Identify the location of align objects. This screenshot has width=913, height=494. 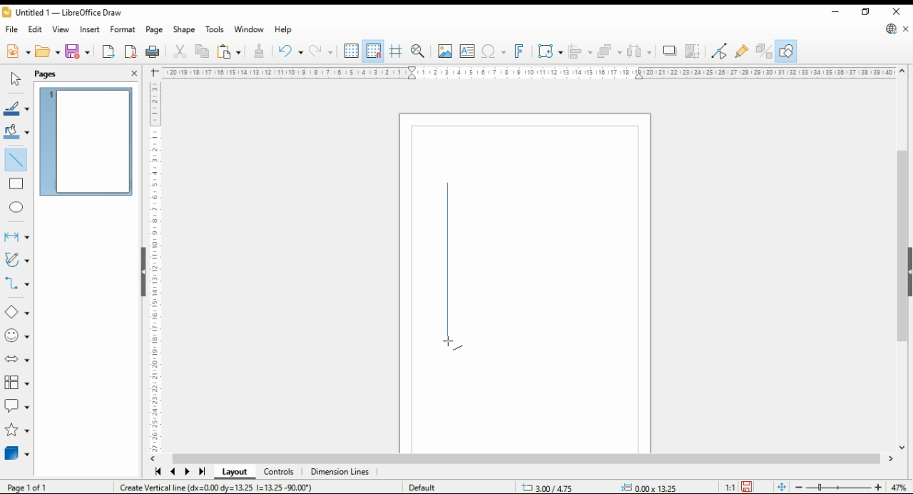
(581, 51).